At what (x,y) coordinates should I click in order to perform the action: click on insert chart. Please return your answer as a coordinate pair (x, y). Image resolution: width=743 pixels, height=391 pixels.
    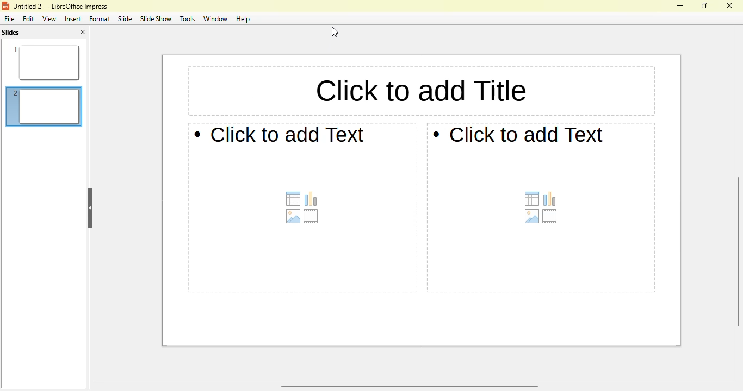
    Looking at the image, I should click on (311, 198).